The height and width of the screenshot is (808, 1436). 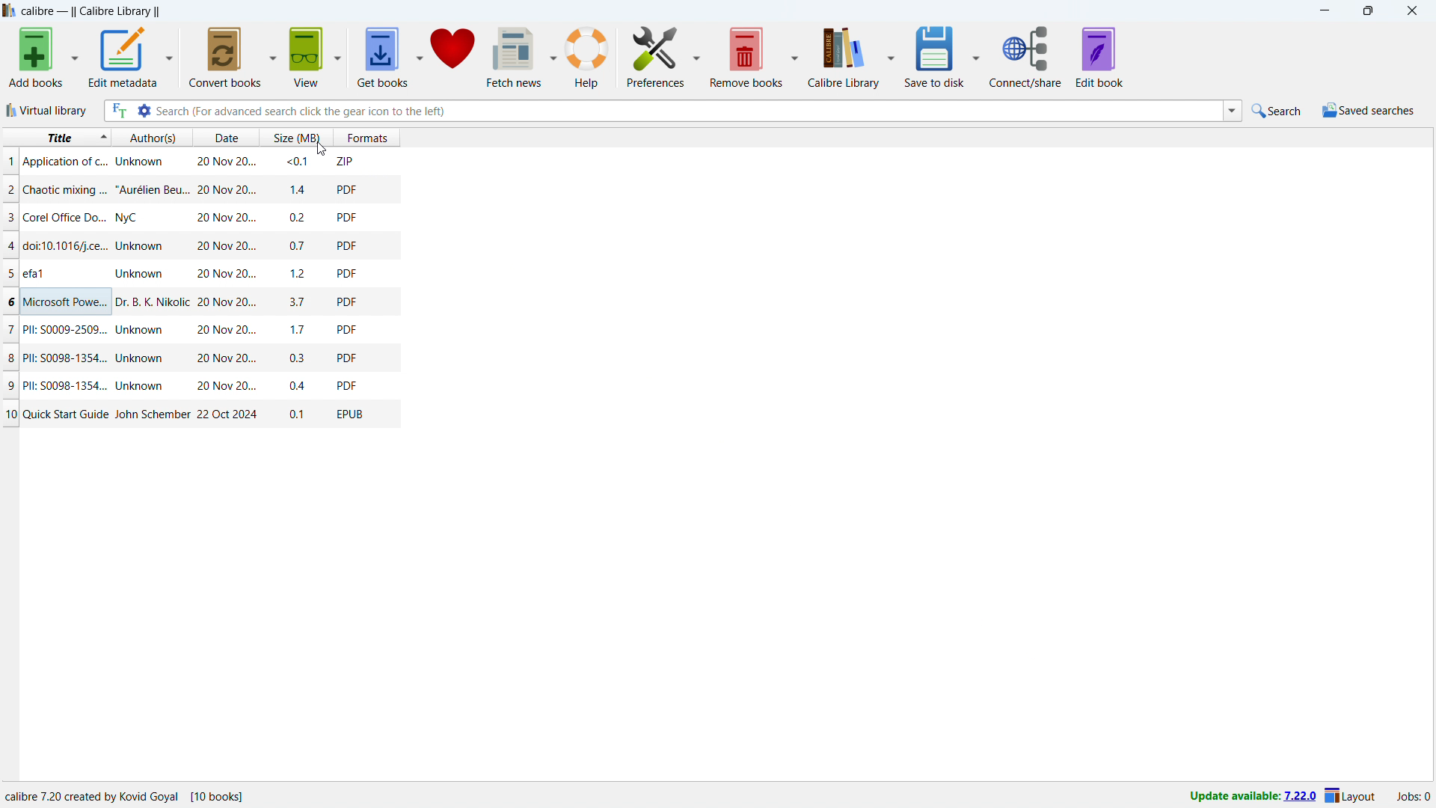 What do you see at coordinates (65, 217) in the screenshot?
I see `title` at bounding box center [65, 217].